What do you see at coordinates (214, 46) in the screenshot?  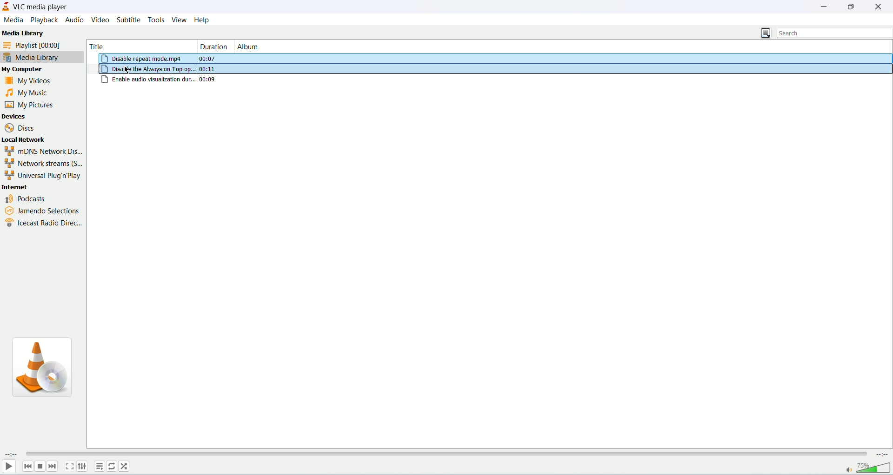 I see `duration` at bounding box center [214, 46].